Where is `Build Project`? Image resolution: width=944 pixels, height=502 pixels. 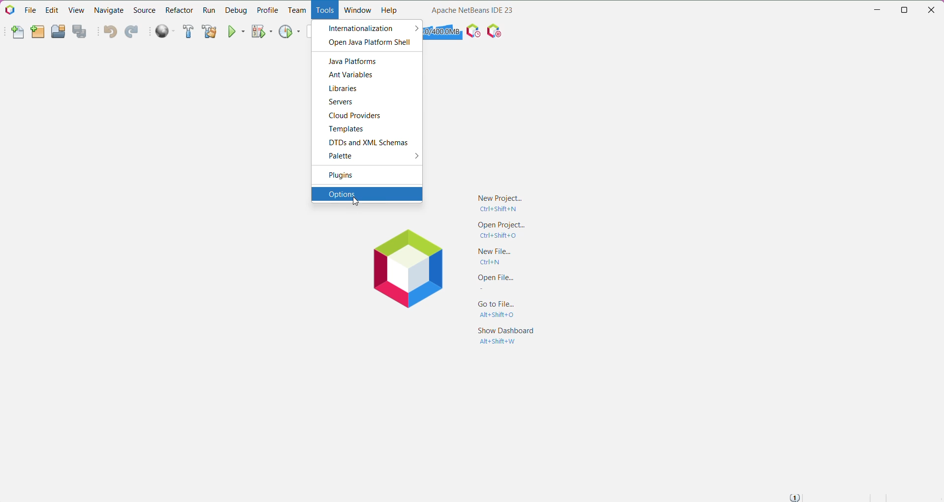
Build Project is located at coordinates (189, 32).